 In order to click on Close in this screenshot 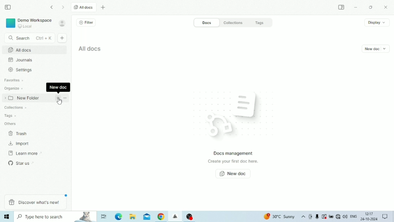, I will do `click(387, 8)`.